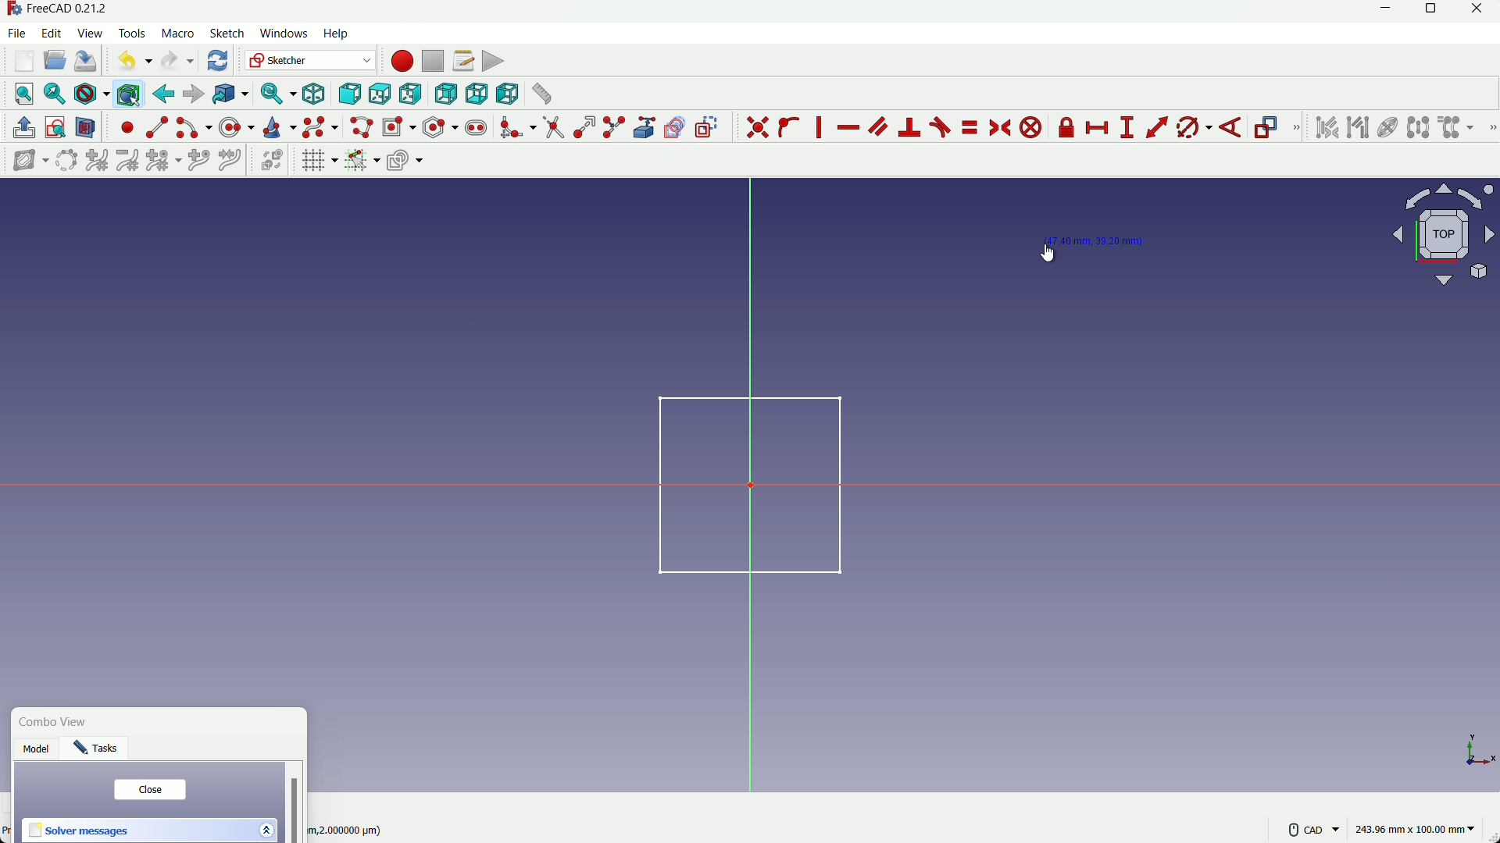 The height and width of the screenshot is (843, 1500). Describe the element at coordinates (407, 159) in the screenshot. I see `configure rendering order` at that location.